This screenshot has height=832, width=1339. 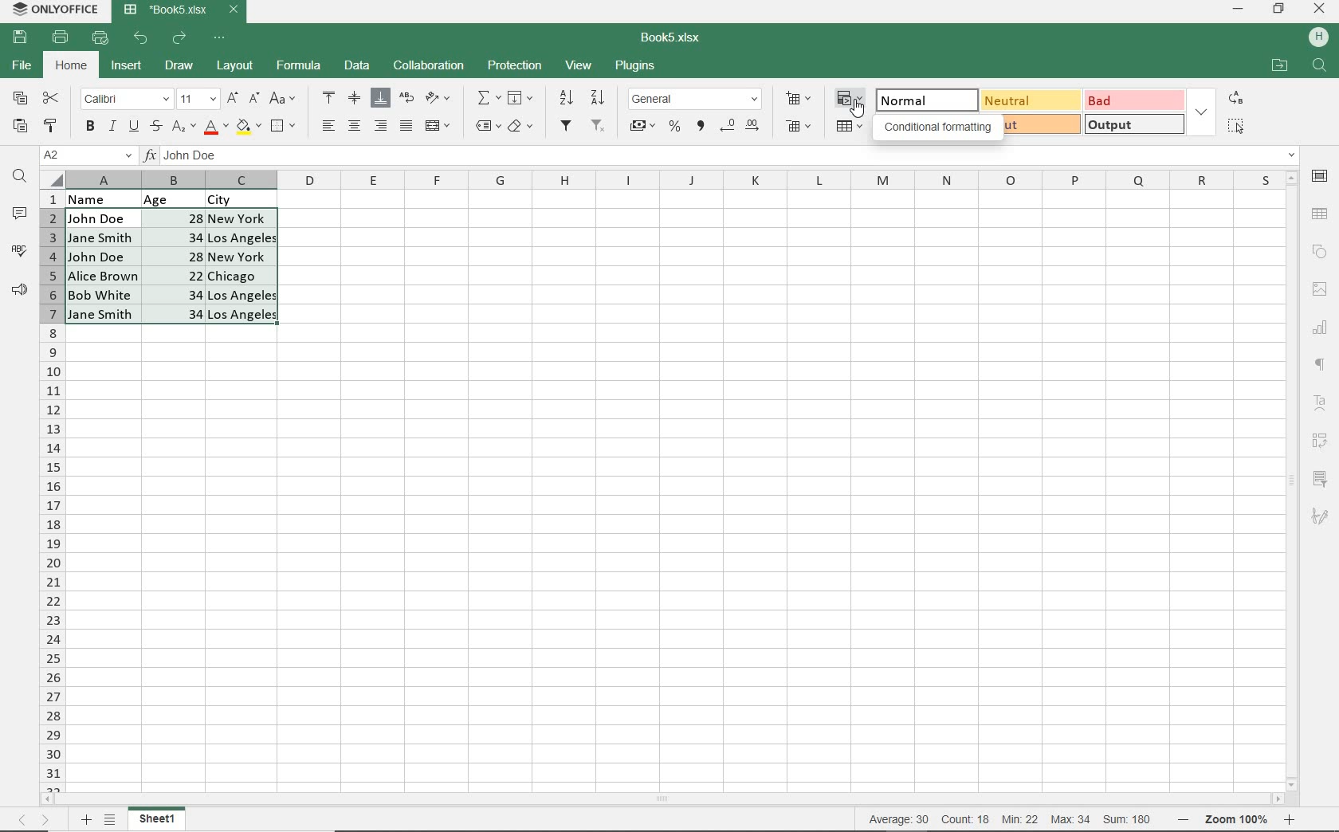 I want to click on sum, so click(x=1124, y=819).